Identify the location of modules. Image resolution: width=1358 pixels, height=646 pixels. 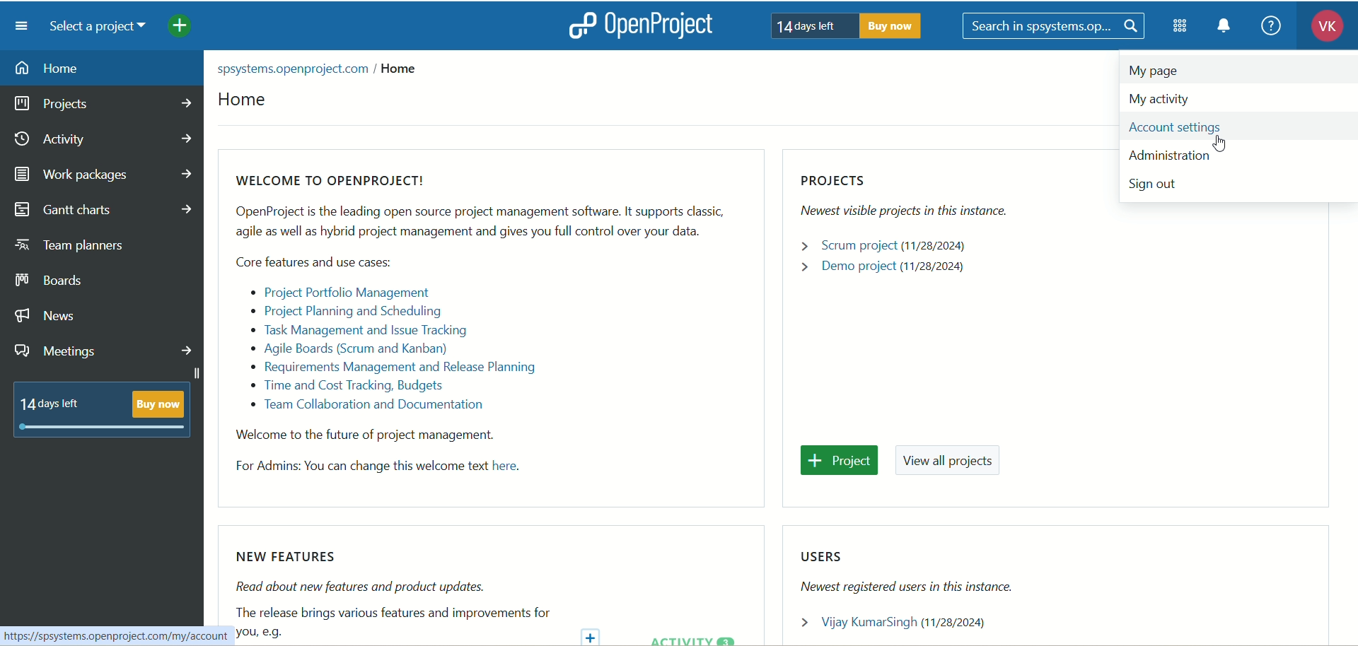
(1181, 29).